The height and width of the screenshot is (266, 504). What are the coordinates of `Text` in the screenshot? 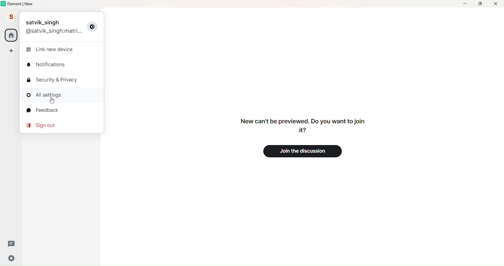 It's located at (301, 125).